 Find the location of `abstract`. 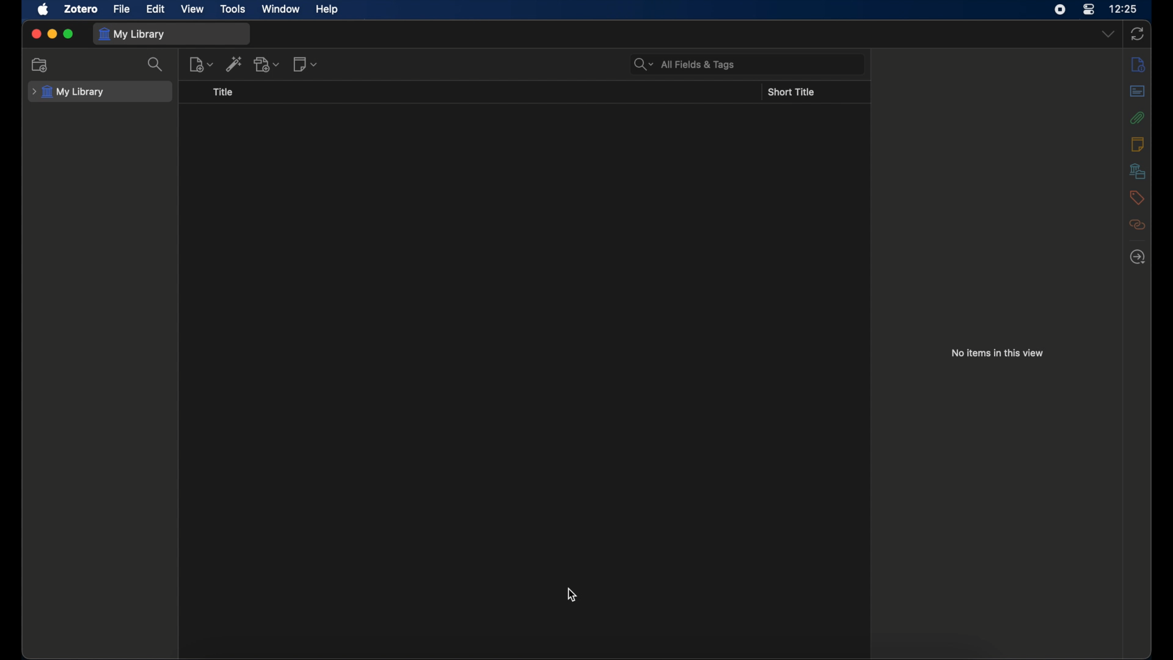

abstract is located at coordinates (1138, 90).